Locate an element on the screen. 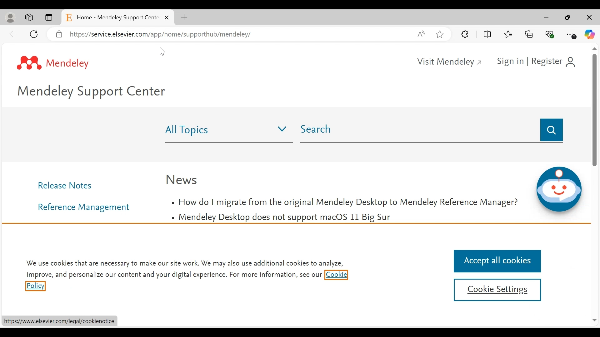  Sign In is located at coordinates (509, 61).